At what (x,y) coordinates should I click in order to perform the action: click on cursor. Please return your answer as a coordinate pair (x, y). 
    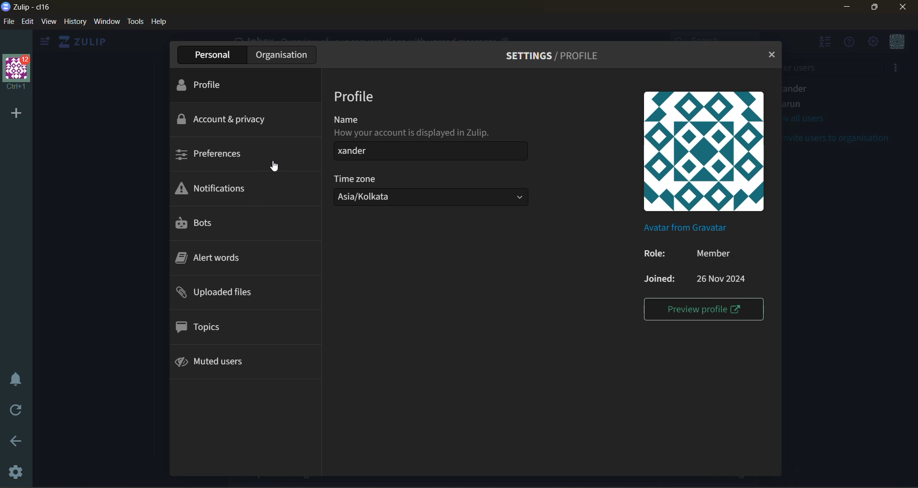
    Looking at the image, I should click on (280, 169).